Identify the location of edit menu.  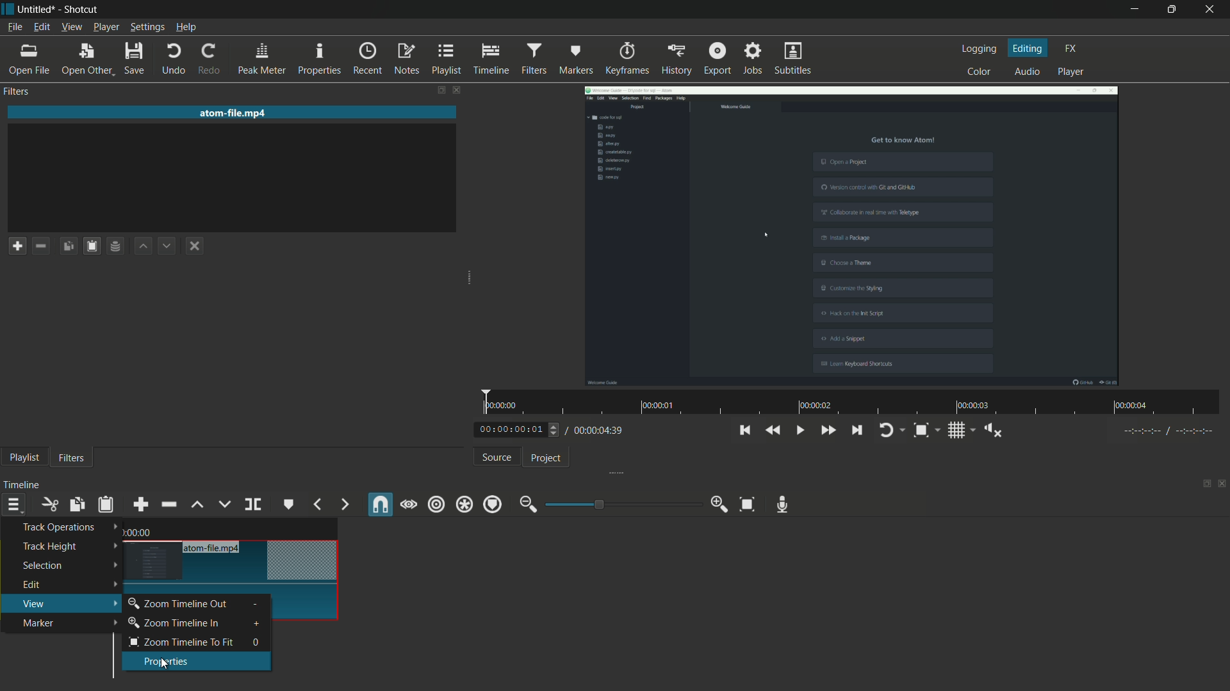
(42, 27).